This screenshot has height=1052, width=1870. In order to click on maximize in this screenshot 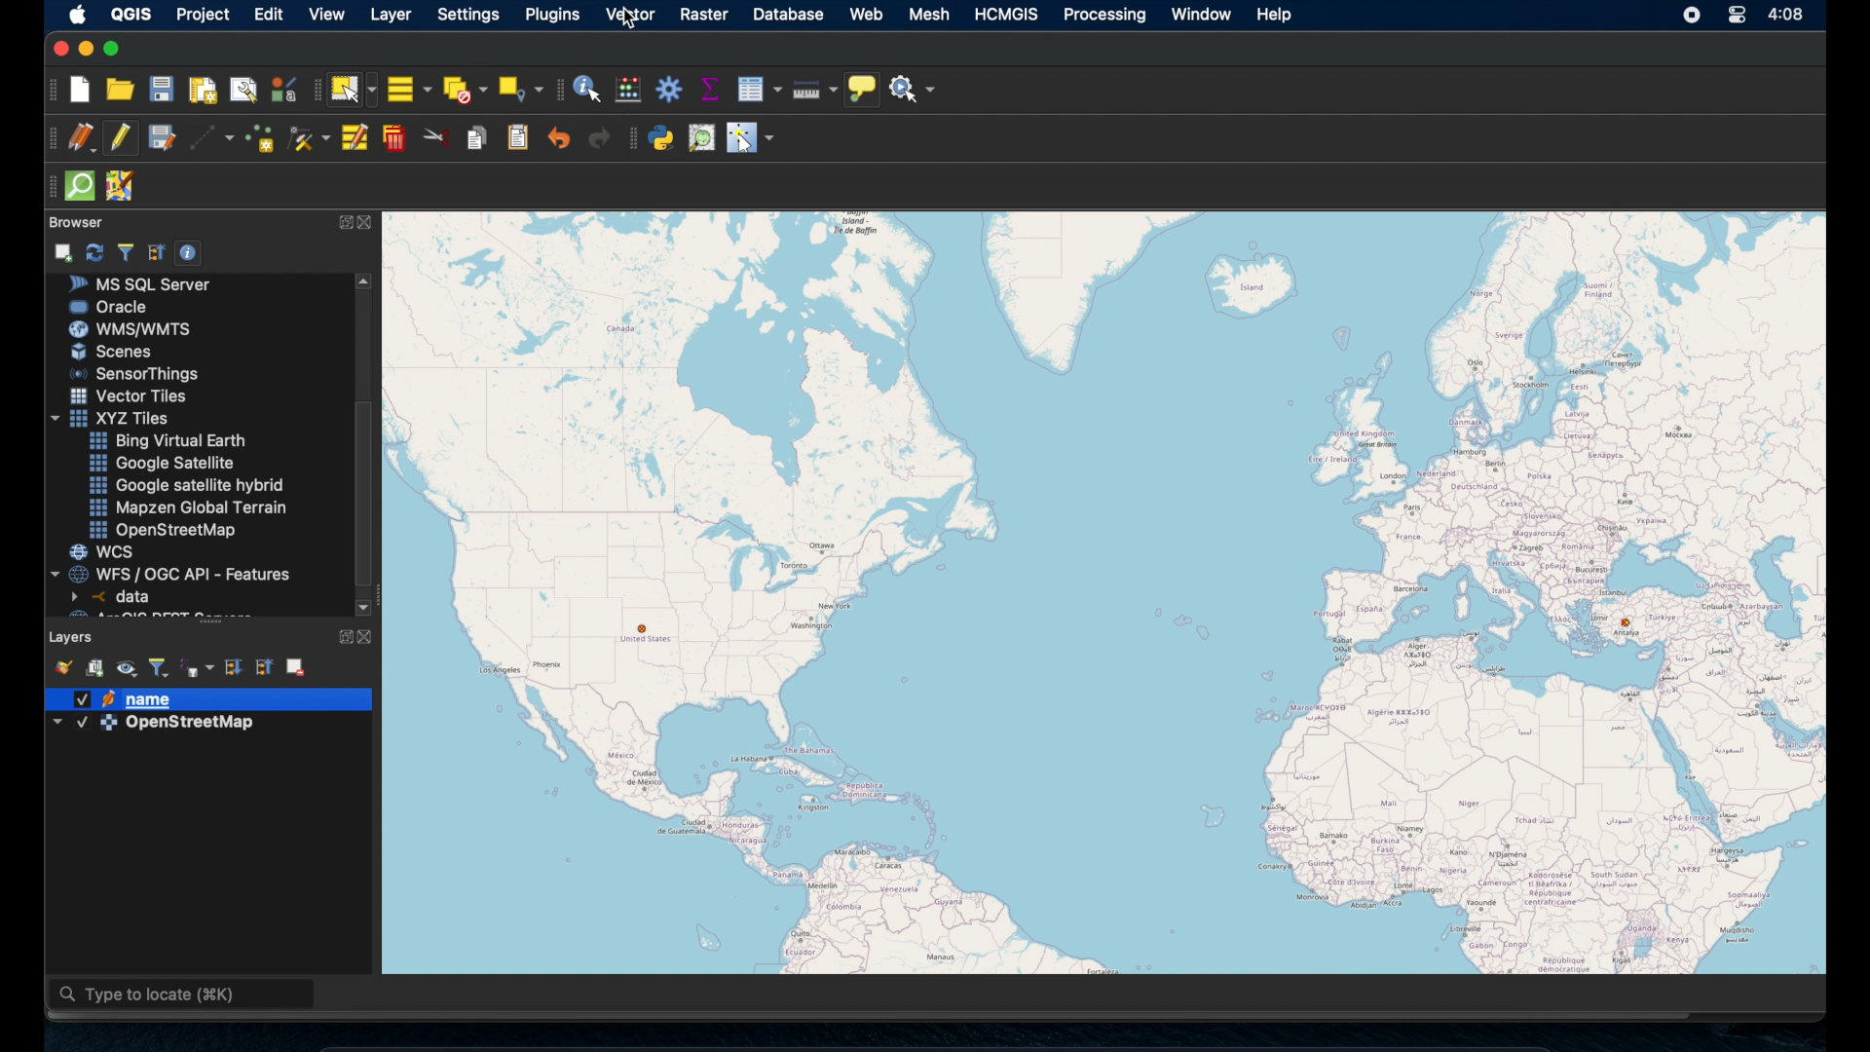, I will do `click(116, 49)`.